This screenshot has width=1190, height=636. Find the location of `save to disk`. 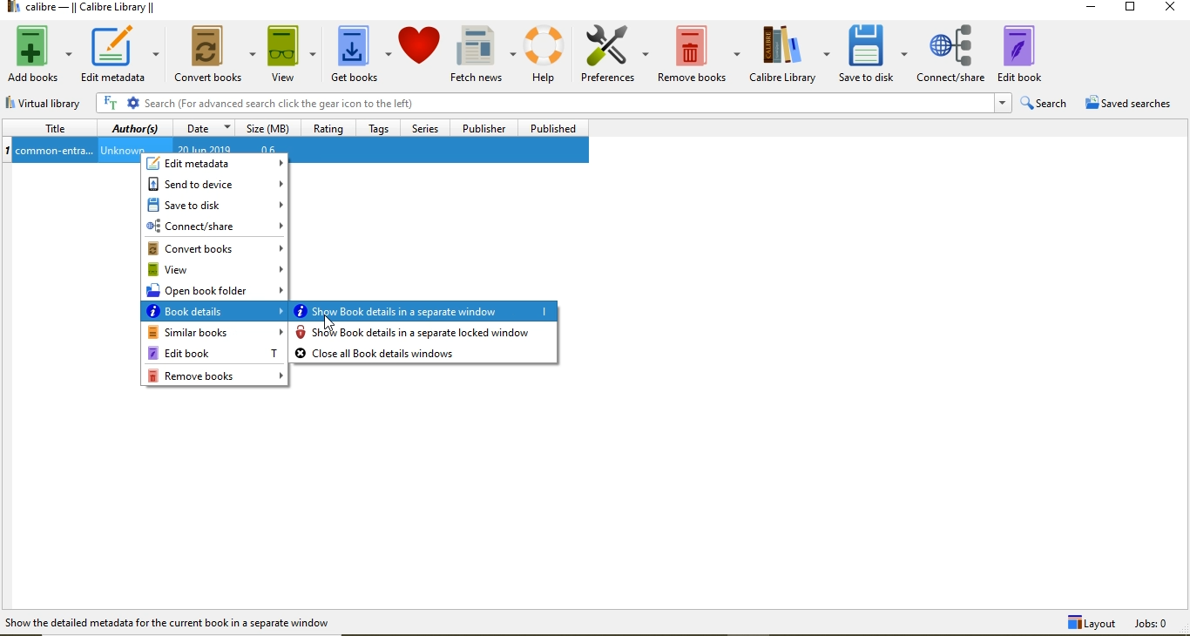

save to disk is located at coordinates (215, 204).